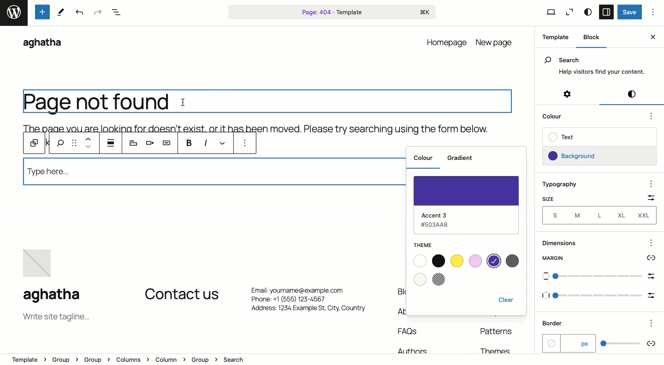  Describe the element at coordinates (55, 318) in the screenshot. I see `Tagline` at that location.